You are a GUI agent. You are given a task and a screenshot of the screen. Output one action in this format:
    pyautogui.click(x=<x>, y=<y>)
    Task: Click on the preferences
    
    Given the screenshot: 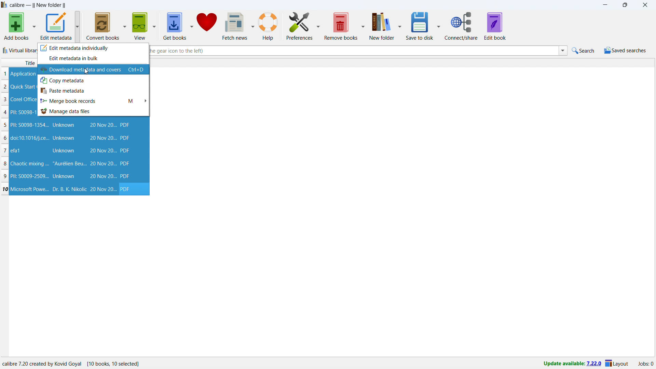 What is the action you would take?
    pyautogui.click(x=299, y=26)
    